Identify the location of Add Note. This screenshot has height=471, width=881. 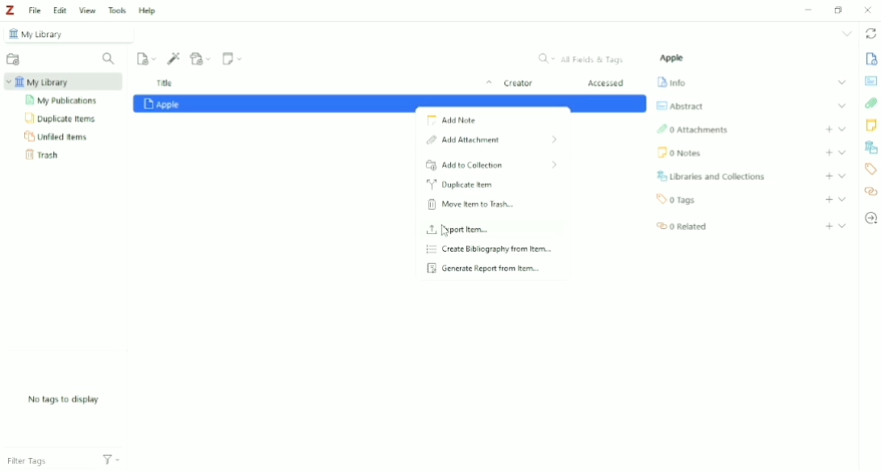
(453, 122).